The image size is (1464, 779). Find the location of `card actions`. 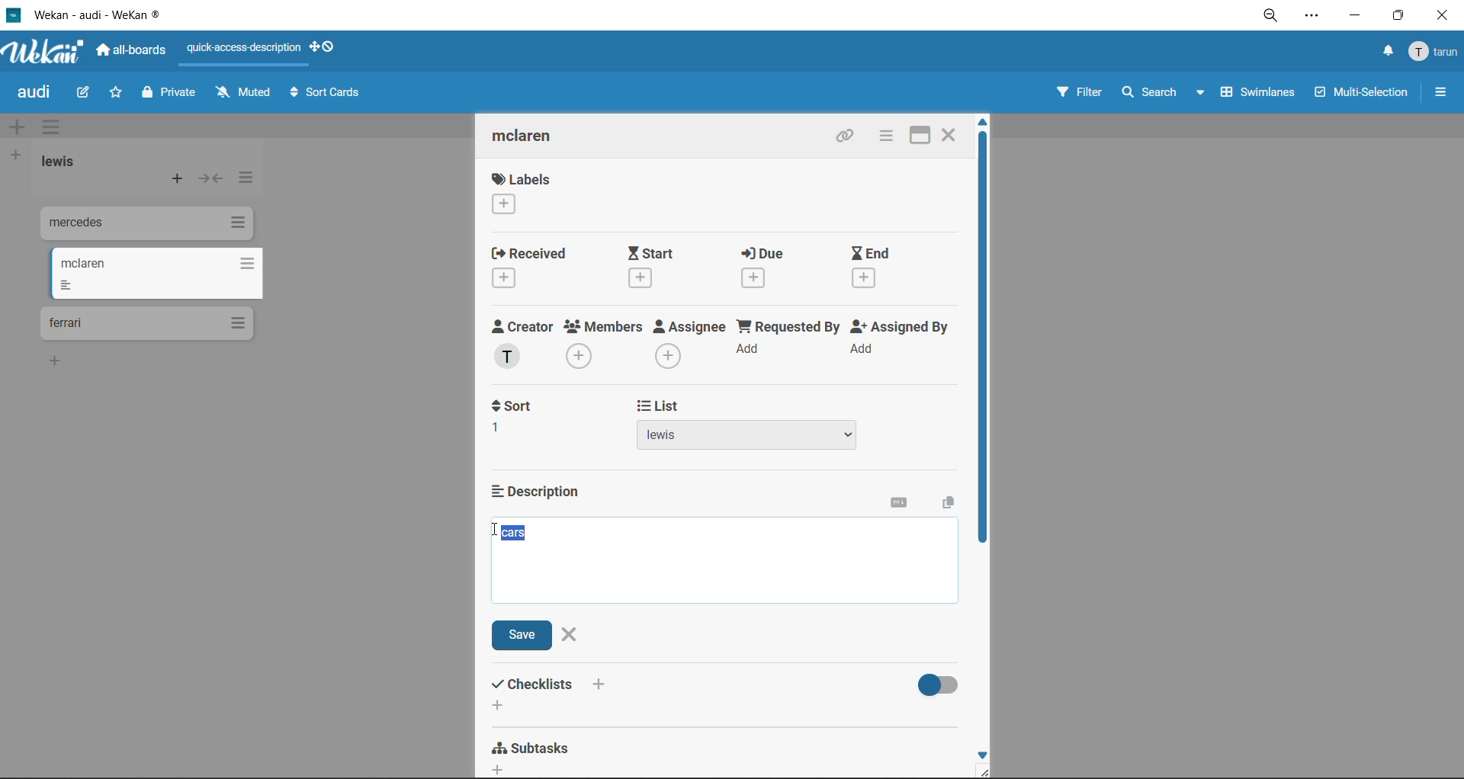

card actions is located at coordinates (885, 136).